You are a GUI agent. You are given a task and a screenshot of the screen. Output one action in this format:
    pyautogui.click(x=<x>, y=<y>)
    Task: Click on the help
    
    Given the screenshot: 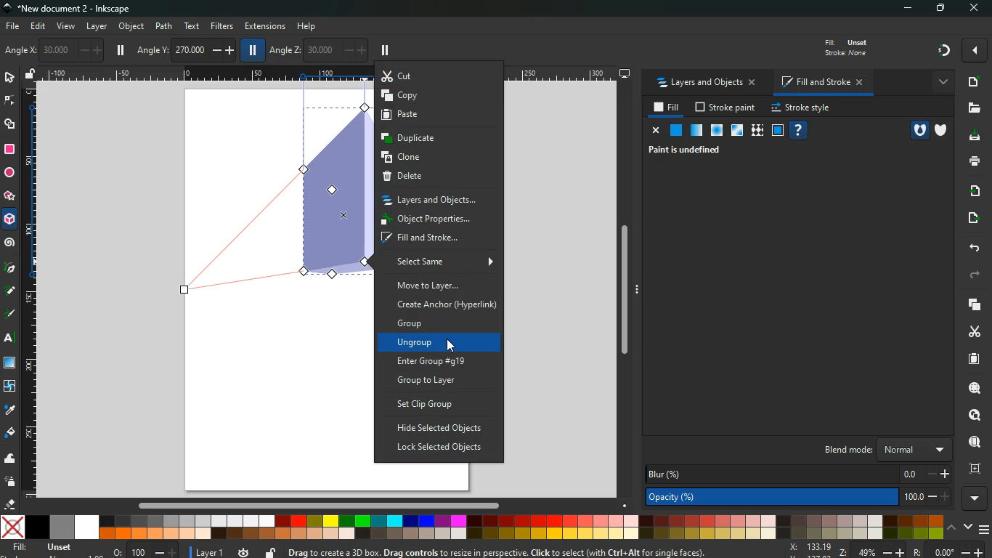 What is the action you would take?
    pyautogui.click(x=797, y=131)
    